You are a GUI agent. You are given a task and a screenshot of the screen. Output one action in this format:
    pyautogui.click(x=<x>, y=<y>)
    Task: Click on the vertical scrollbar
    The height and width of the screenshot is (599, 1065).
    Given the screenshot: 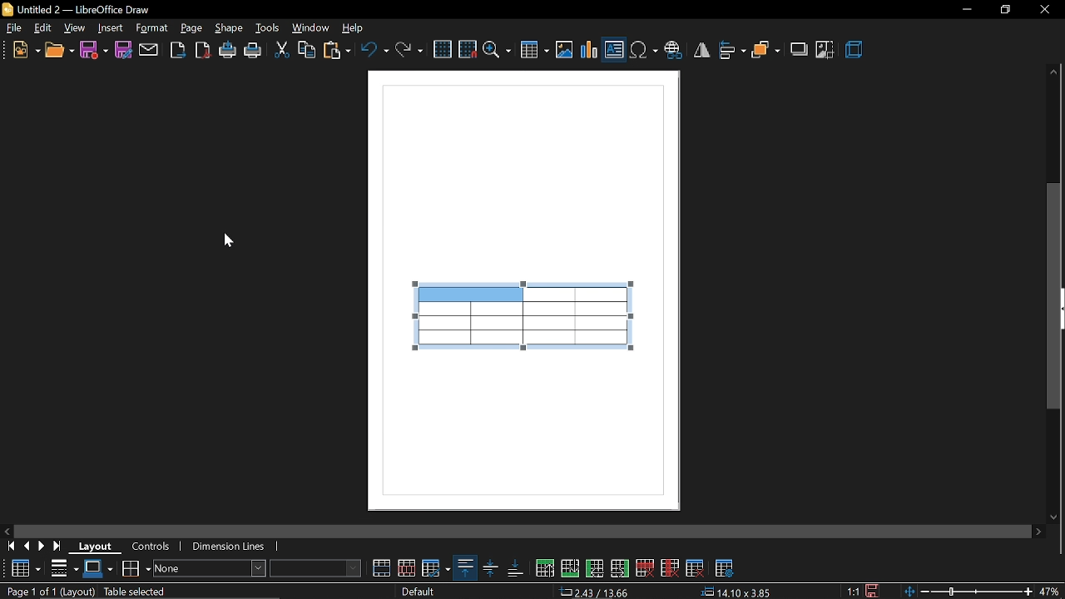 What is the action you would take?
    pyautogui.click(x=1054, y=296)
    